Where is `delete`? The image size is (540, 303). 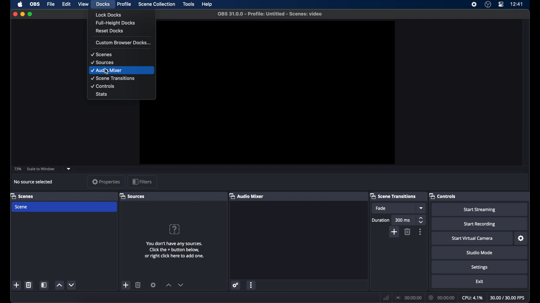
delete is located at coordinates (408, 232).